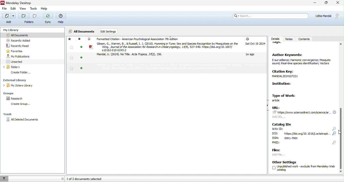 This screenshot has width=344, height=182. What do you see at coordinates (255, 52) in the screenshot?
I see `added date` at bounding box center [255, 52].